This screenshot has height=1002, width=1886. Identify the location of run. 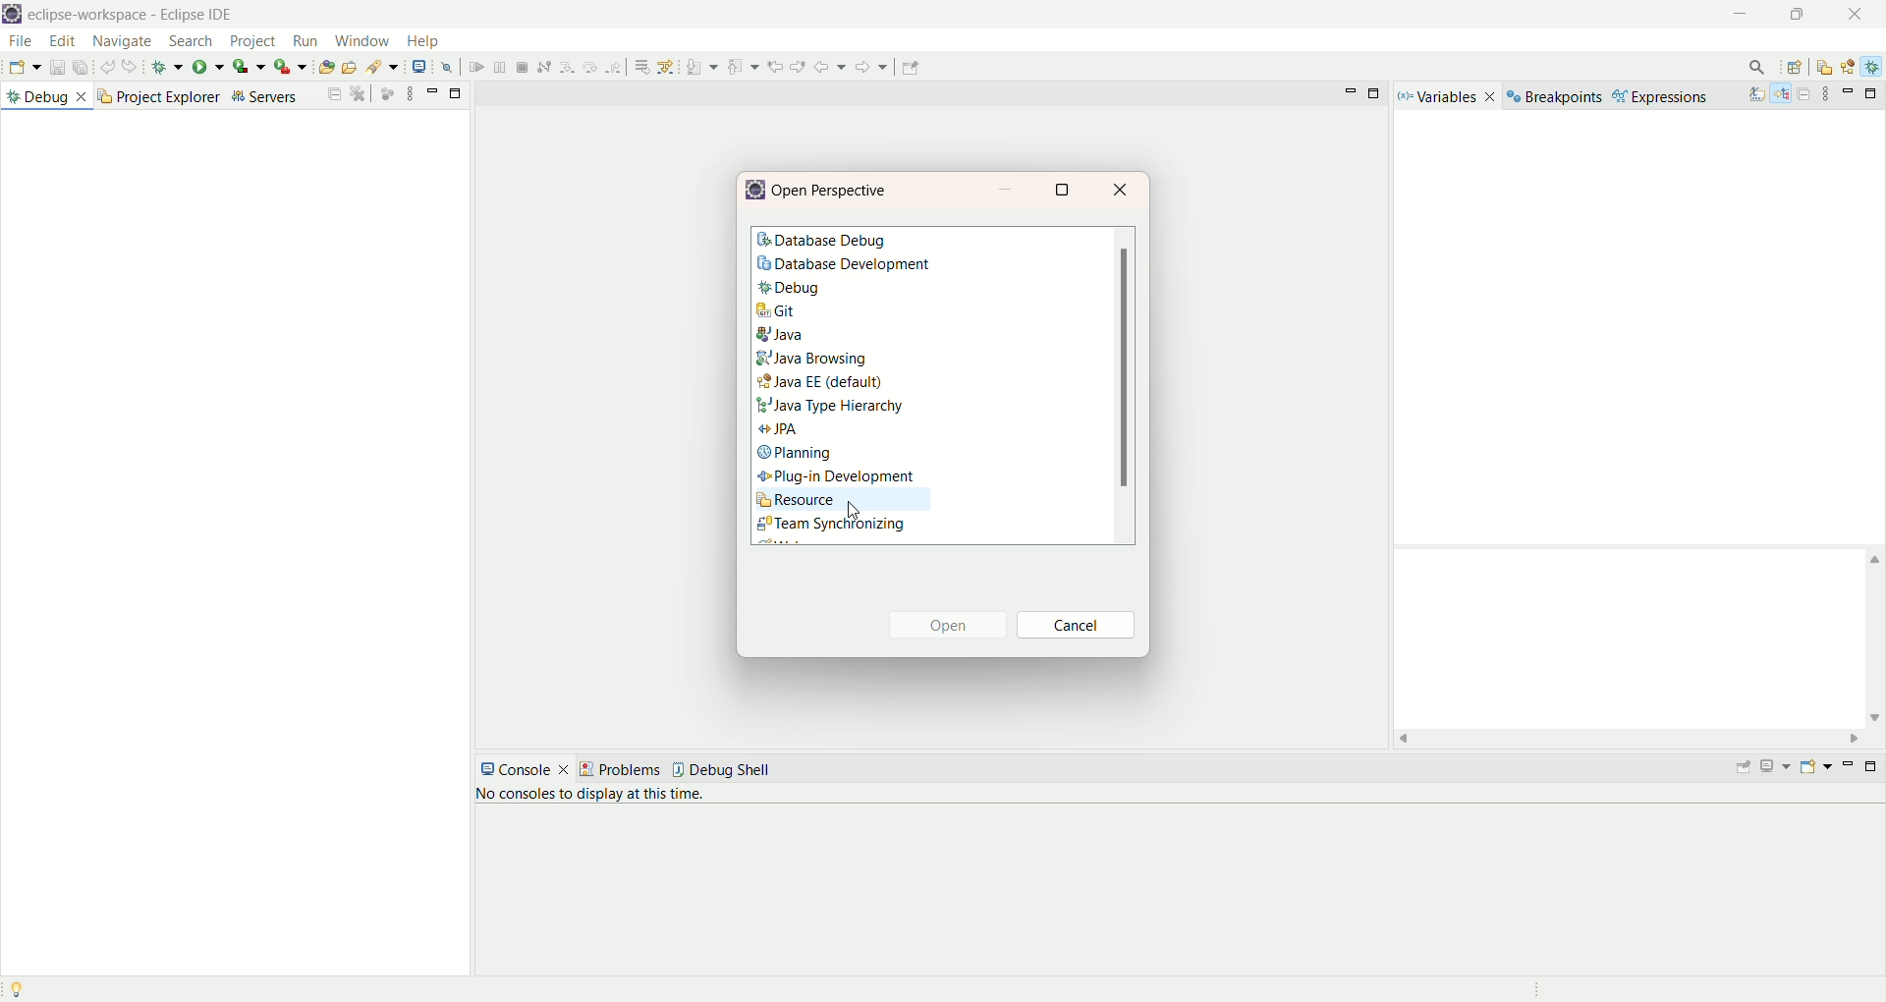
(304, 44).